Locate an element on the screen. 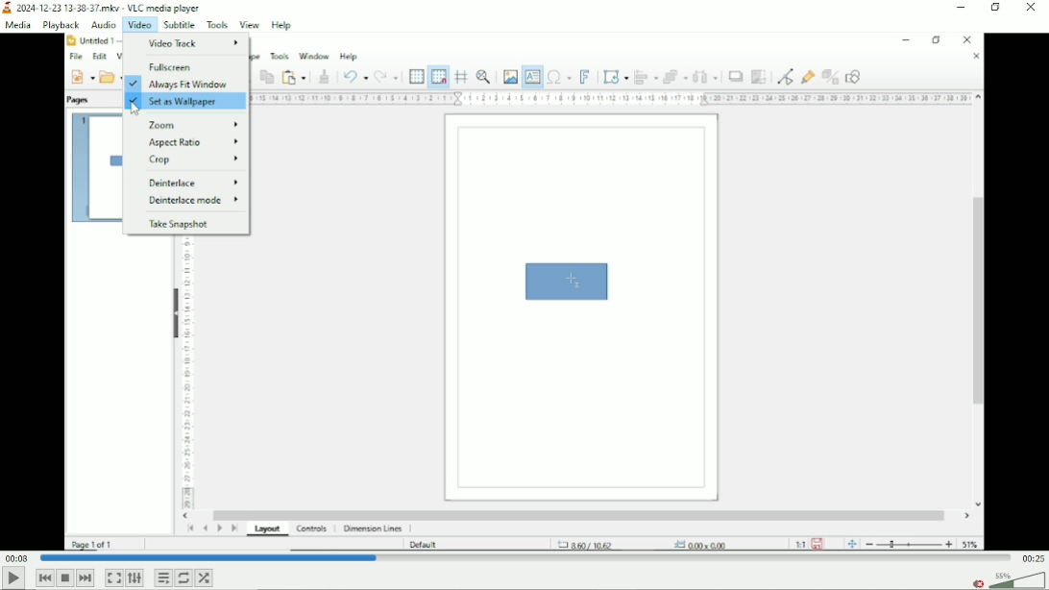 This screenshot has height=590, width=1049. Fullscreen is located at coordinates (172, 66).